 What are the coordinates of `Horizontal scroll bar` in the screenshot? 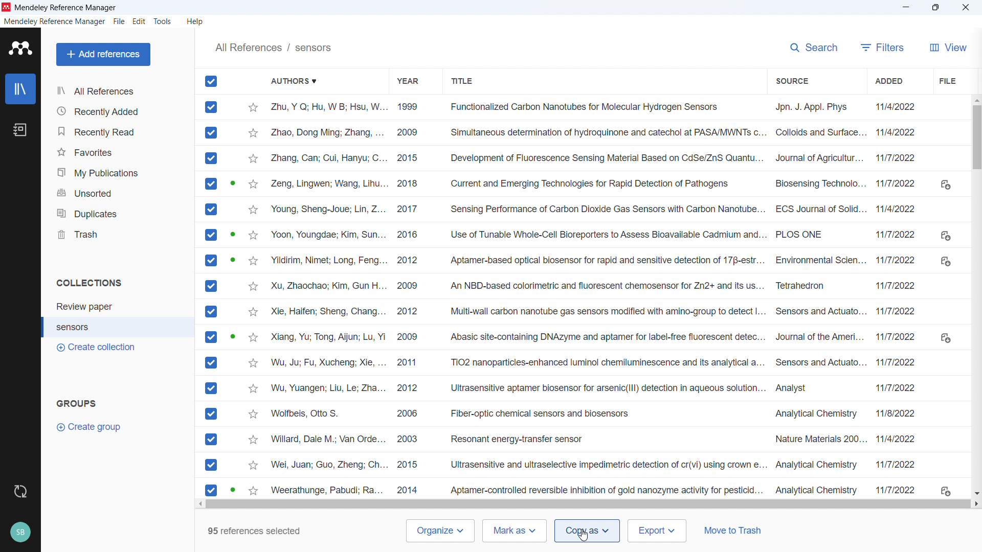 It's located at (586, 504).